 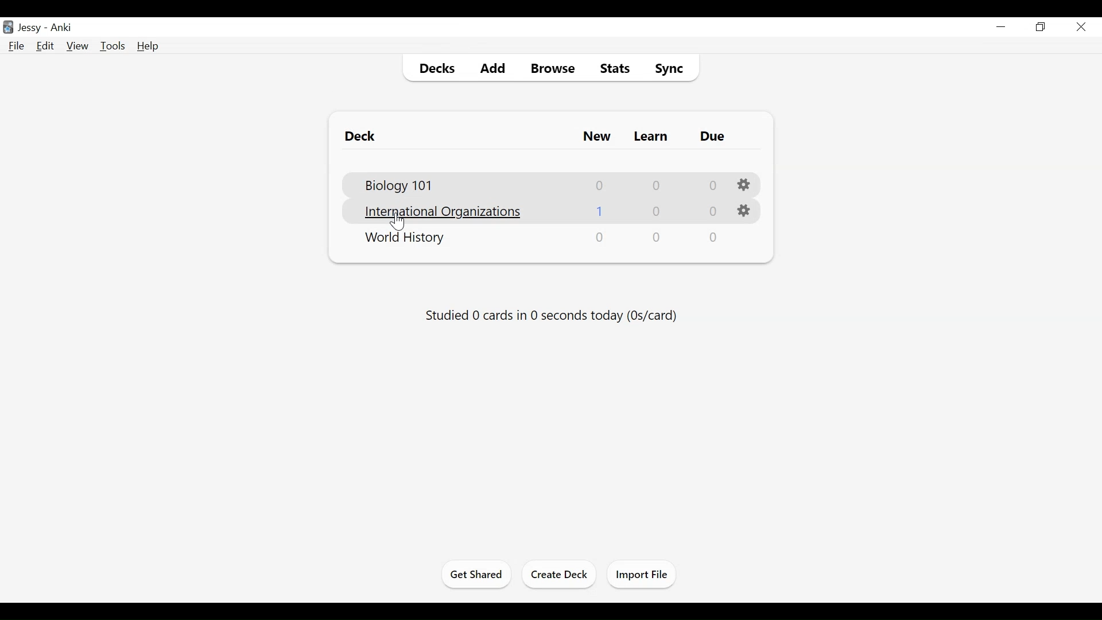 I want to click on Add, so click(x=494, y=69).